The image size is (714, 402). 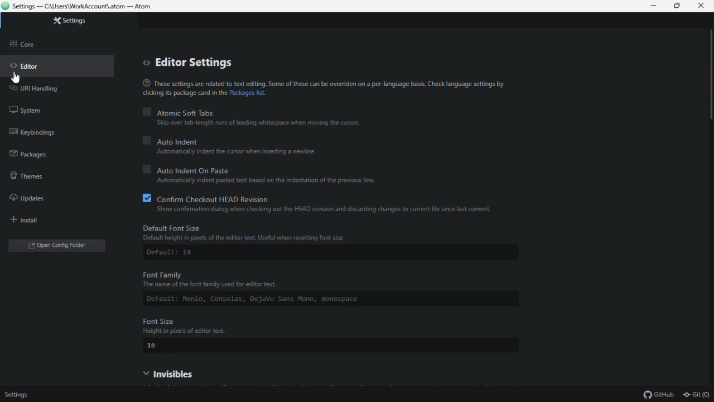 I want to click on  Settings — C:\Users\WorkAccount\.atom — Atom, so click(x=83, y=6).